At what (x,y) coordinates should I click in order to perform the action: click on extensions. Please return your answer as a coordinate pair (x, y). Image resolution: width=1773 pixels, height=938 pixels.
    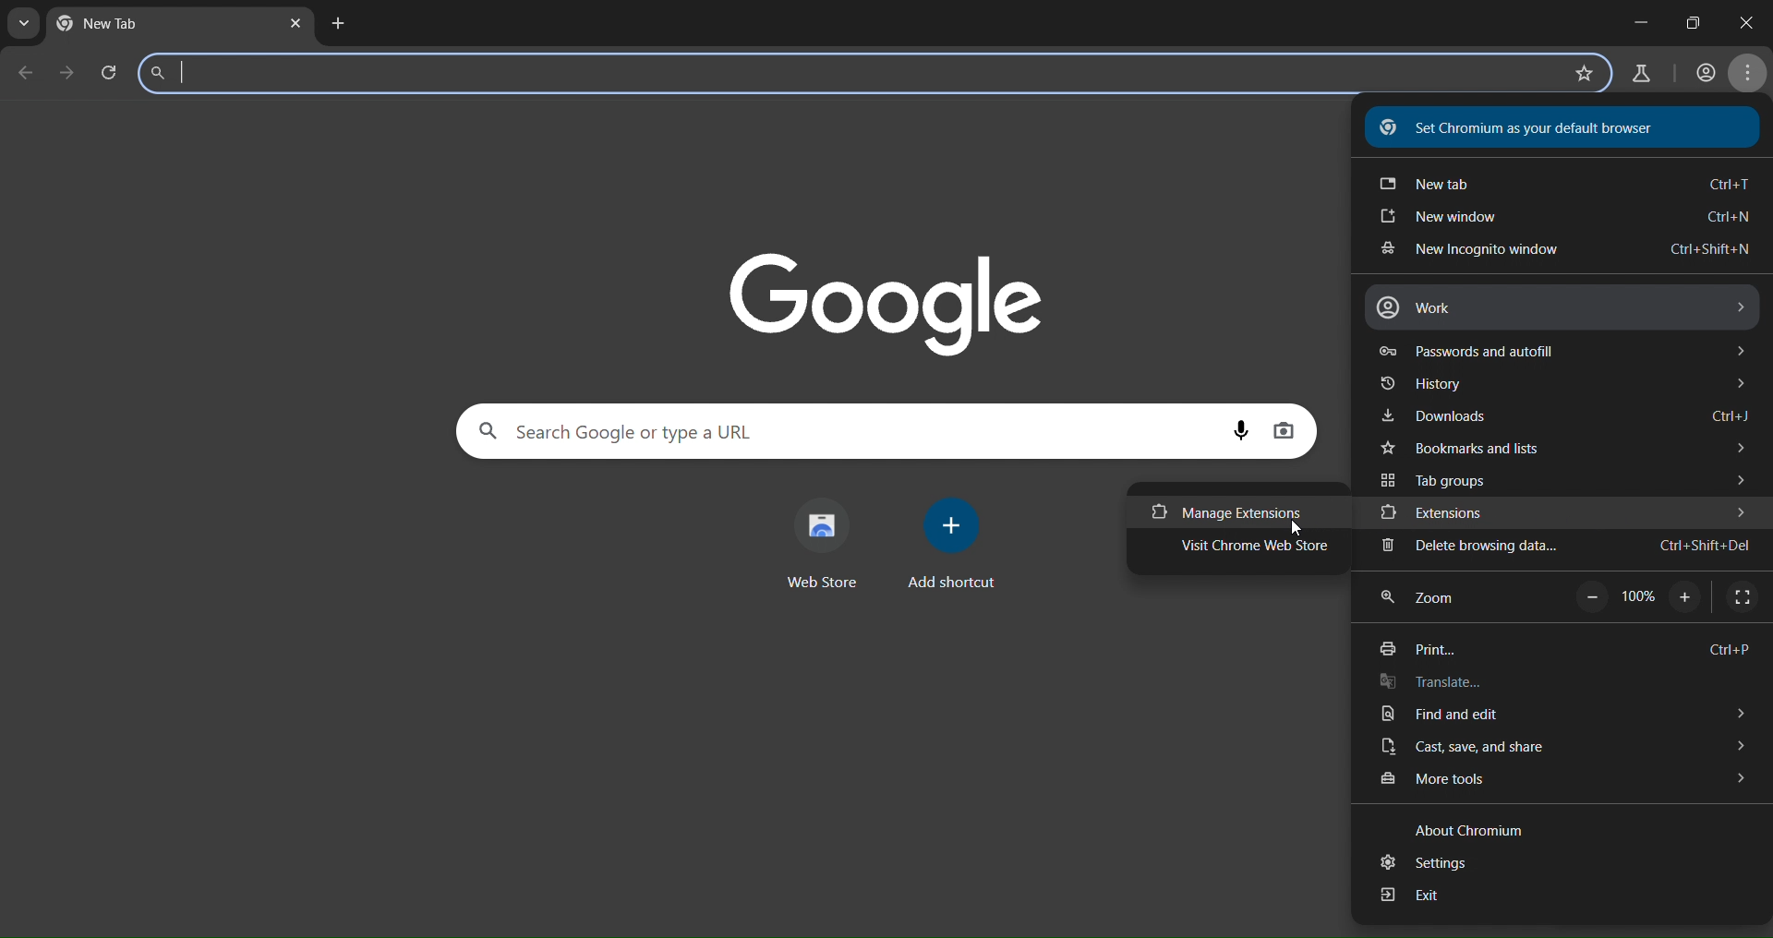
    Looking at the image, I should click on (1572, 510).